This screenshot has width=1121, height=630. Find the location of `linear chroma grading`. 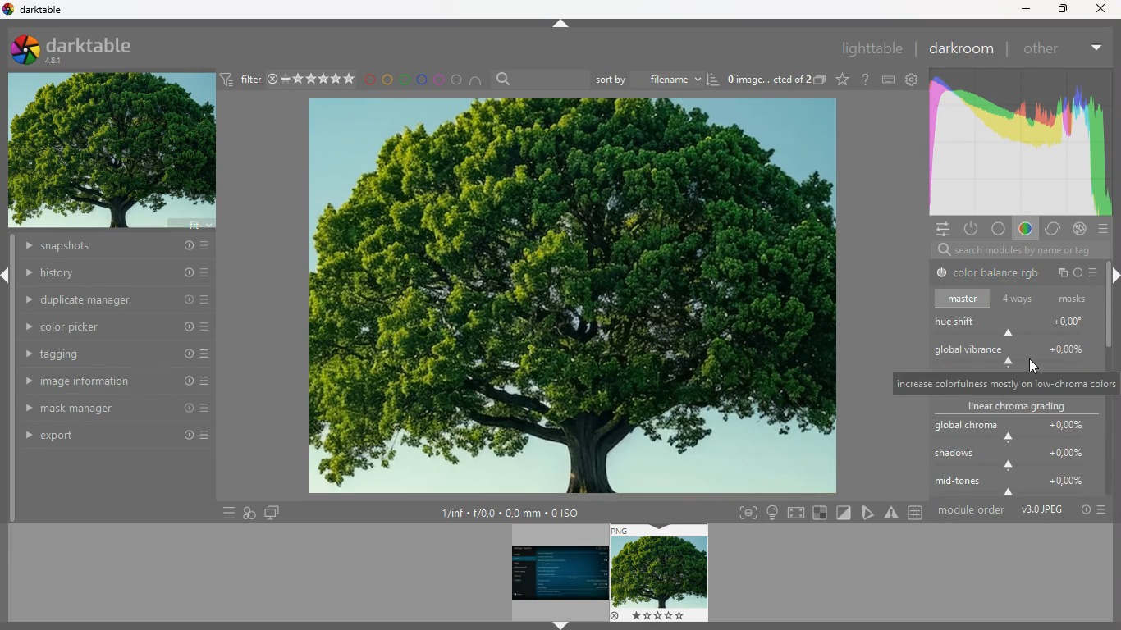

linear chroma grading is located at coordinates (1013, 407).